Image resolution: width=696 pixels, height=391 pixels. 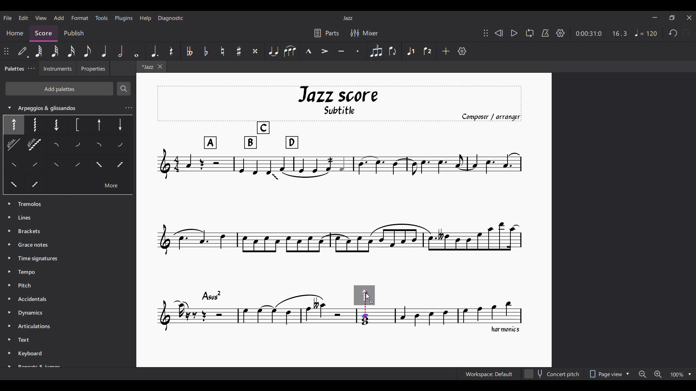 What do you see at coordinates (223, 51) in the screenshot?
I see `Toggle natural` at bounding box center [223, 51].